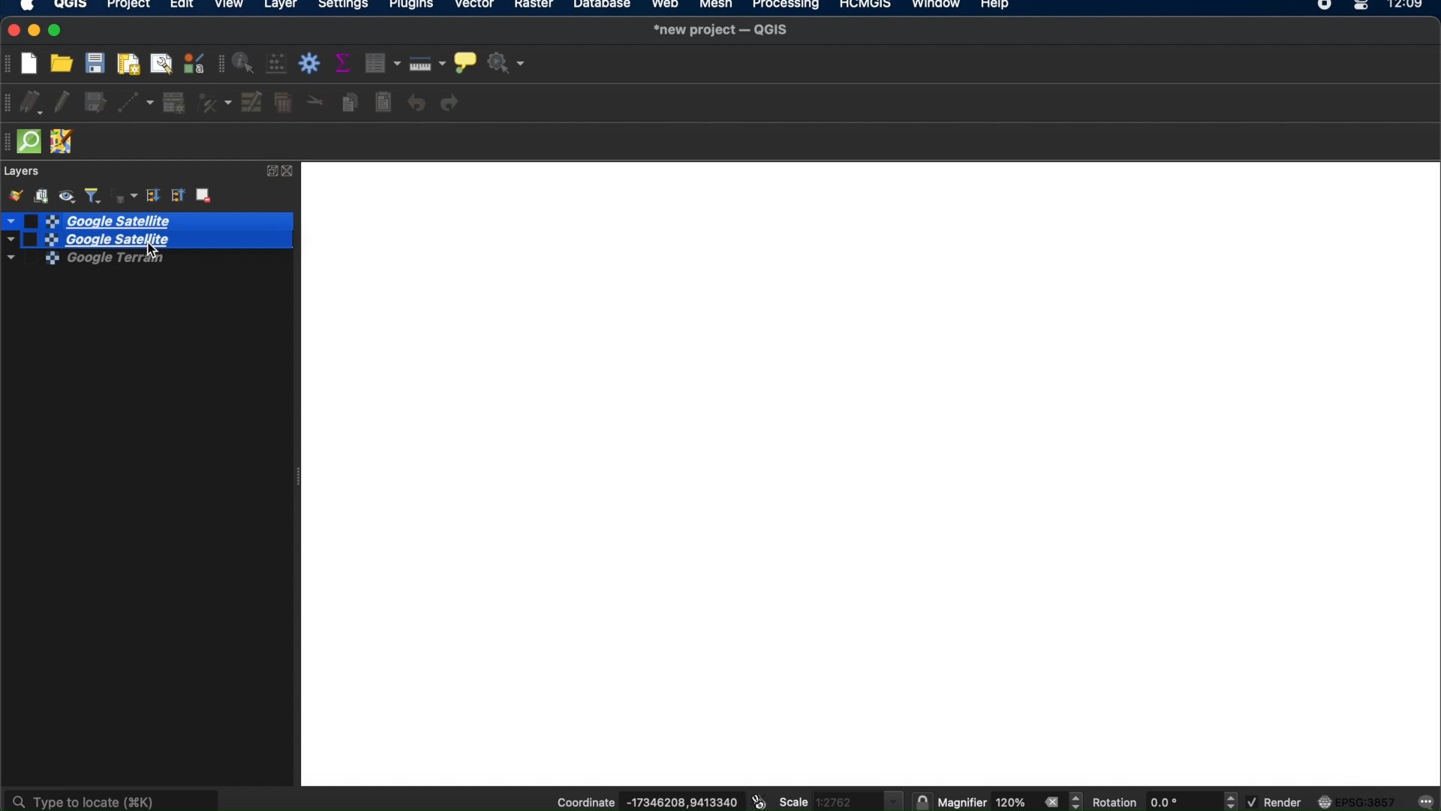 This screenshot has height=811, width=1441. What do you see at coordinates (62, 104) in the screenshot?
I see `toggle editing` at bounding box center [62, 104].